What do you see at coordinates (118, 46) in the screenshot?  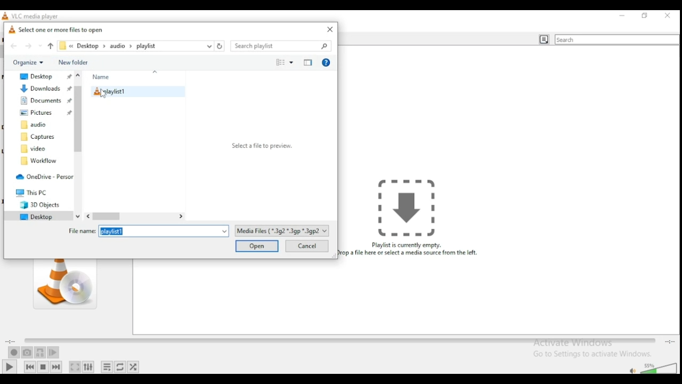 I see `audio` at bounding box center [118, 46].